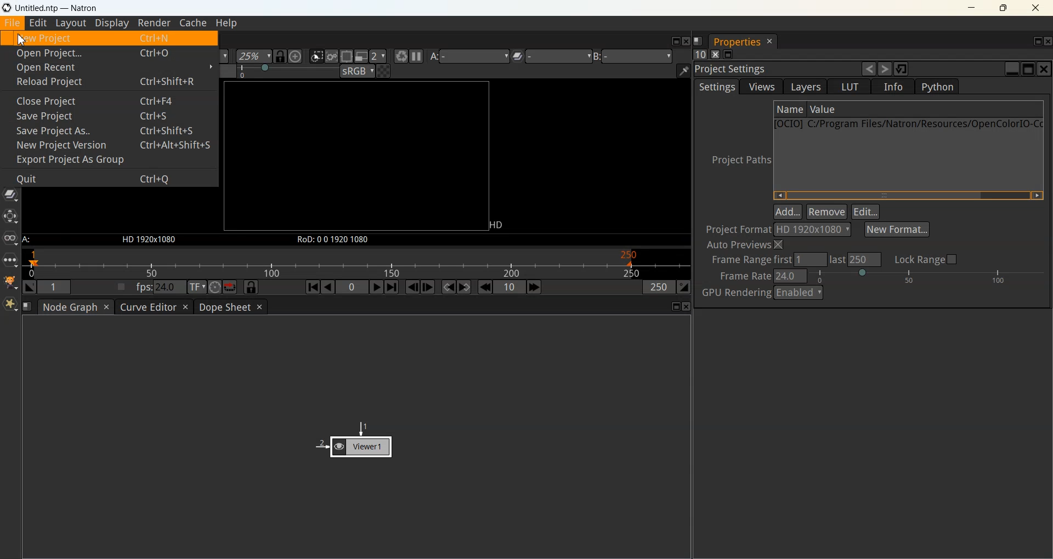  Describe the element at coordinates (413, 287) in the screenshot. I see `Previous Frame` at that location.